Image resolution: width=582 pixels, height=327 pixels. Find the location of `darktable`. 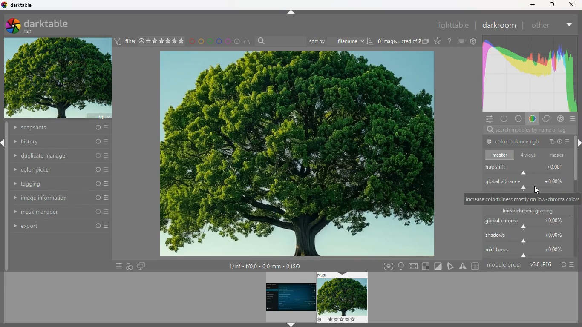

darktable is located at coordinates (21, 5).